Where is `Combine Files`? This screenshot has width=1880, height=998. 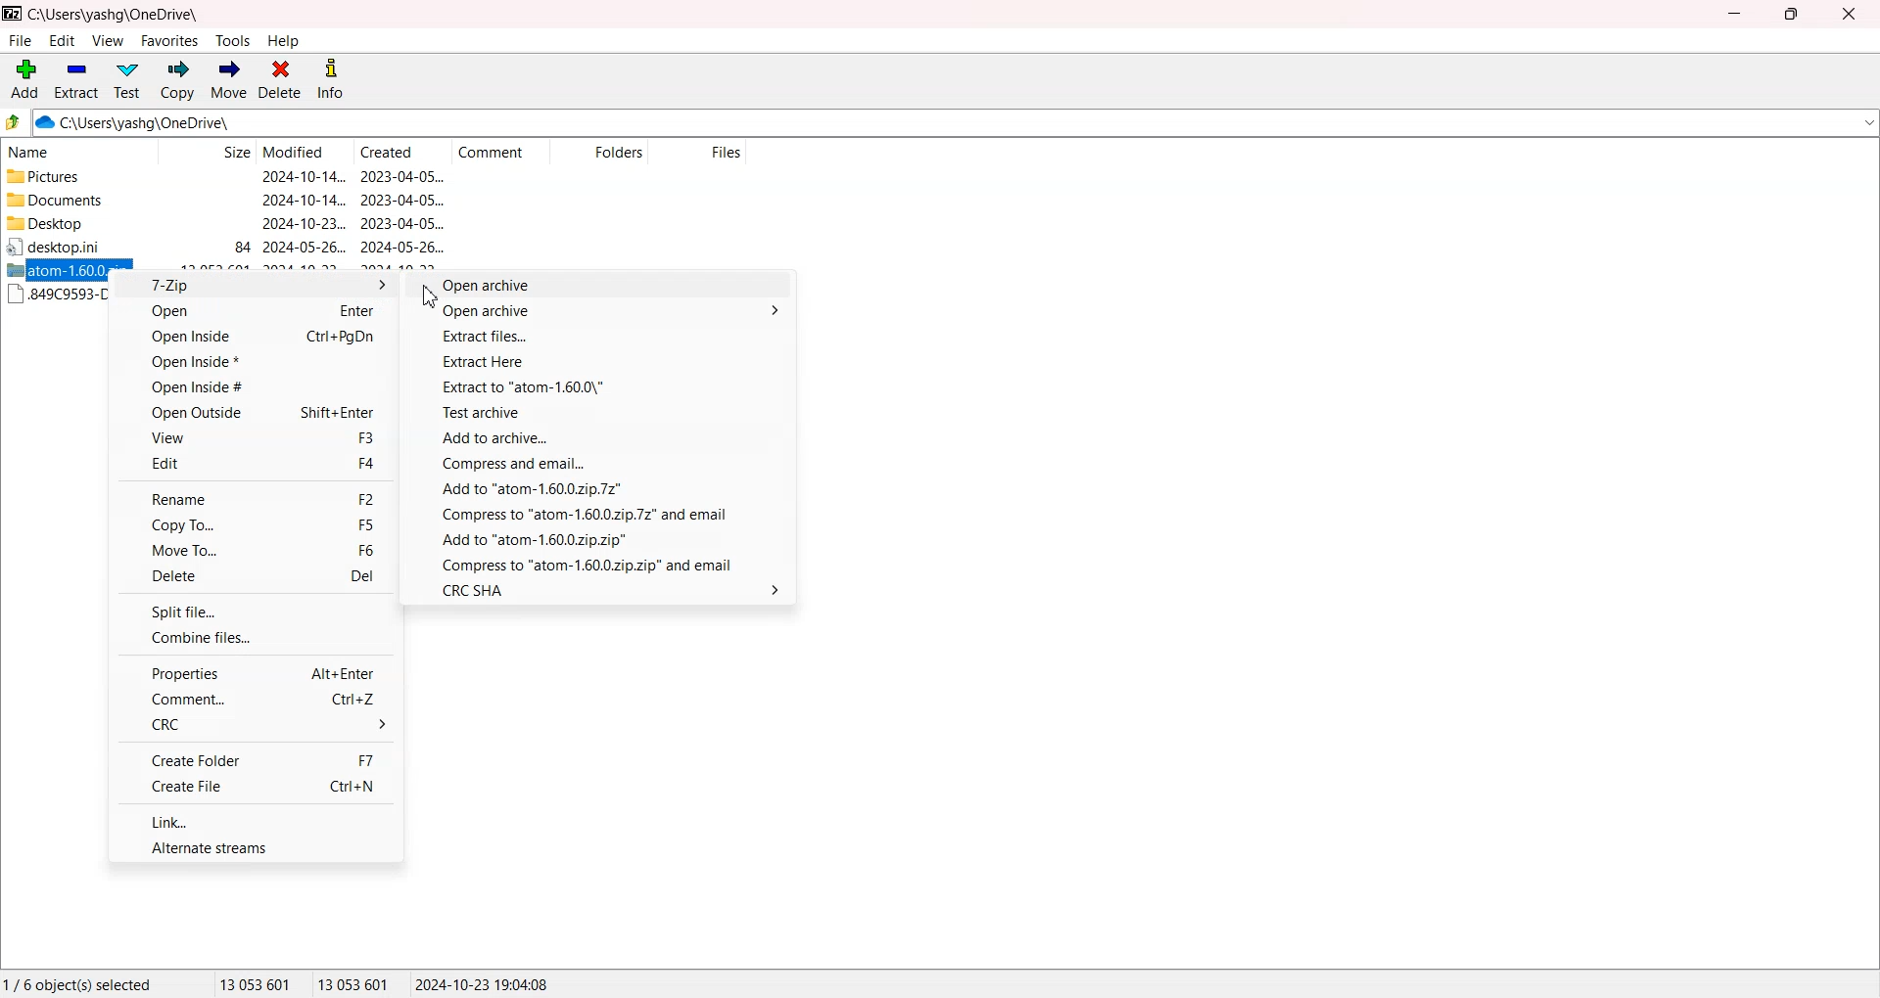 Combine Files is located at coordinates (255, 637).